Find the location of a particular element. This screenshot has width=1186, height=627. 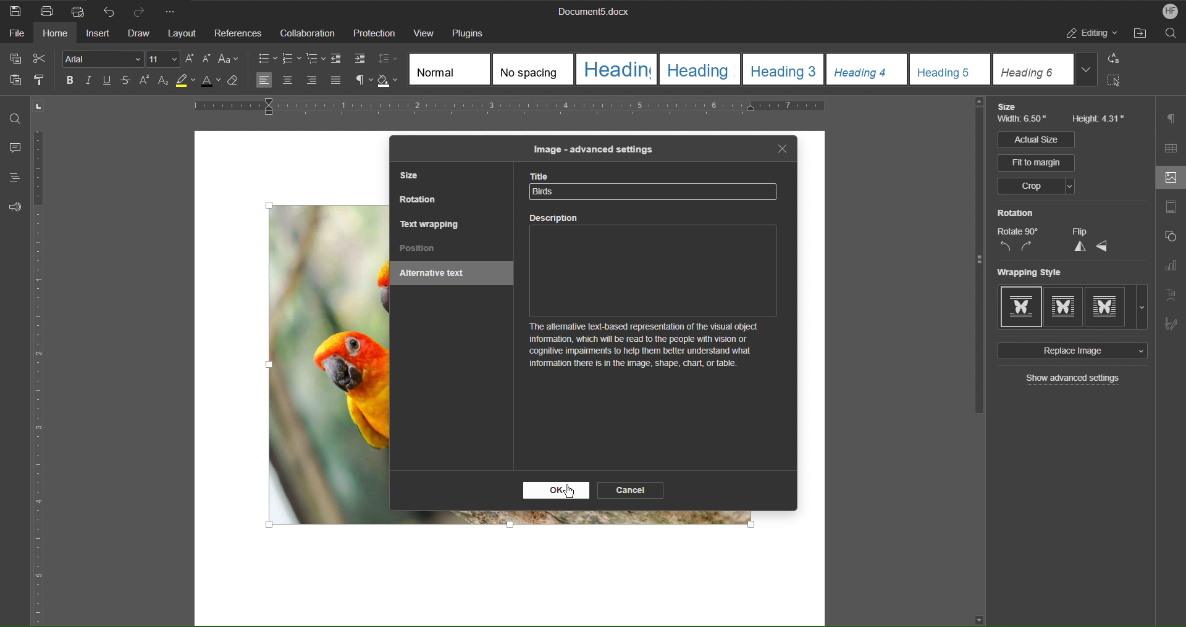

Home is located at coordinates (56, 35).